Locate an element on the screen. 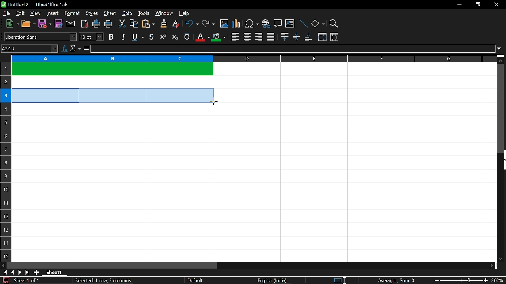 Image resolution: width=506 pixels, height=284 pixels. justified is located at coordinates (271, 36).